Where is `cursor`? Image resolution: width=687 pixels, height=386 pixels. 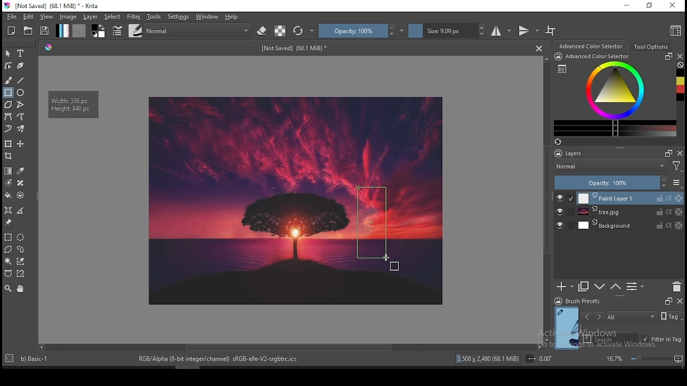
cursor is located at coordinates (391, 262).